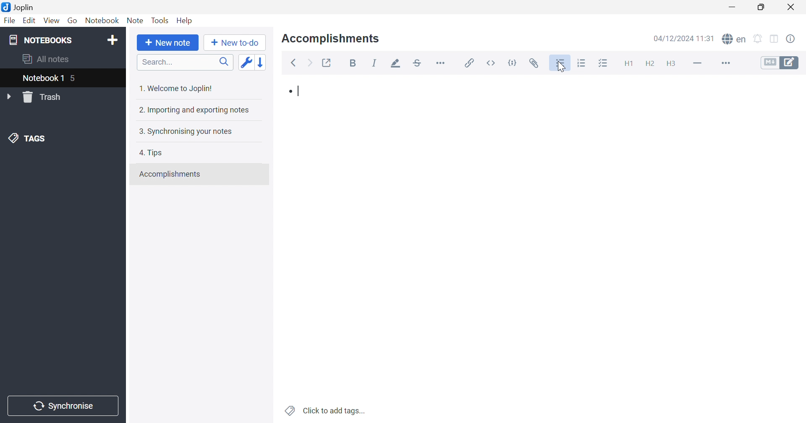 The image size is (806, 423). What do you see at coordinates (42, 78) in the screenshot?
I see `Notebook 1` at bounding box center [42, 78].